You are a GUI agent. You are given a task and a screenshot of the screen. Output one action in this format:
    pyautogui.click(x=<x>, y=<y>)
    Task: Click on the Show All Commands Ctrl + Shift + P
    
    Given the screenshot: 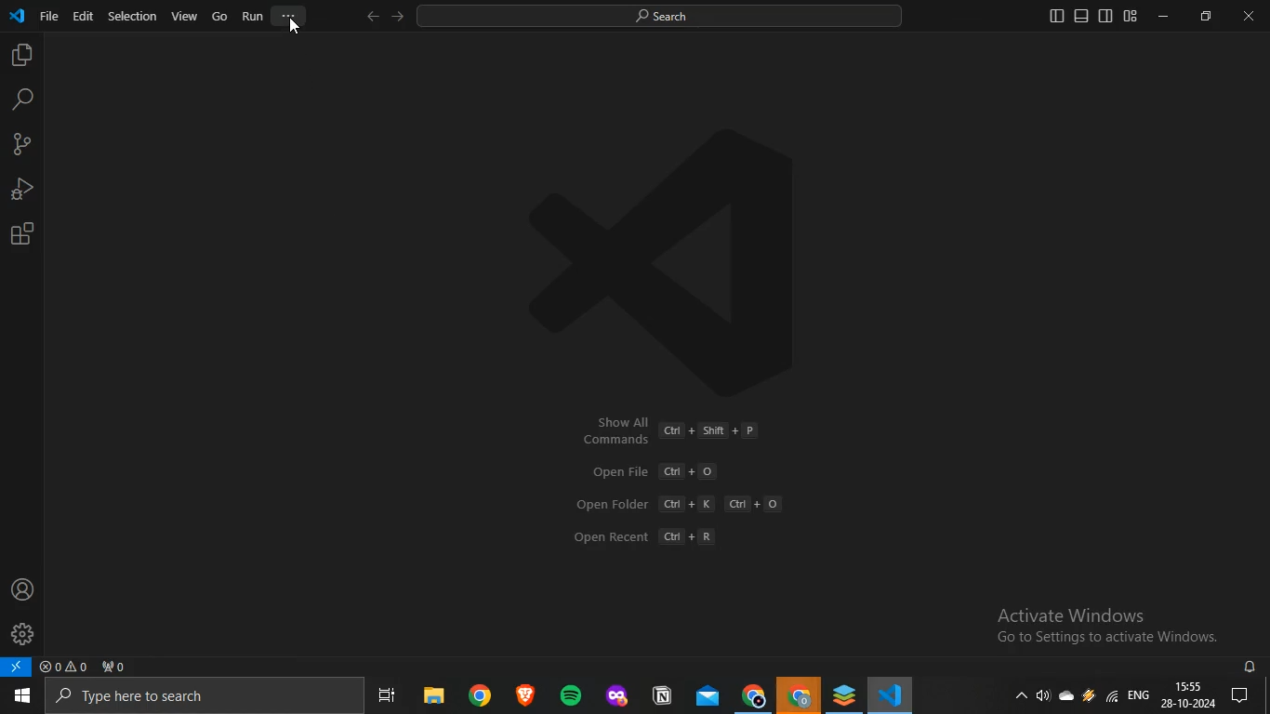 What is the action you would take?
    pyautogui.click(x=670, y=430)
    